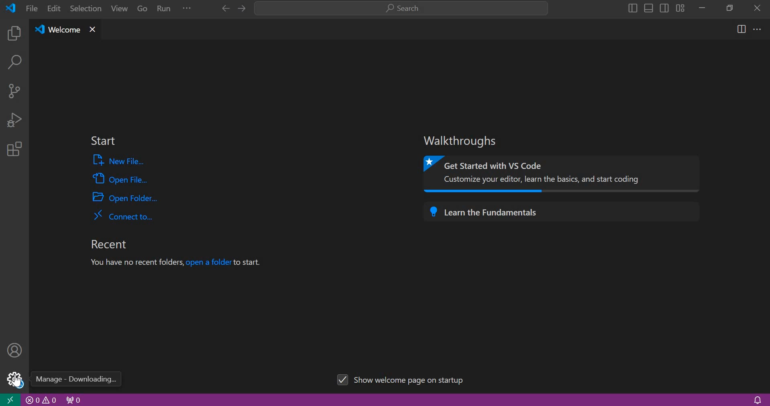  I want to click on you have no recent folders, open a folder to start, so click(179, 263).